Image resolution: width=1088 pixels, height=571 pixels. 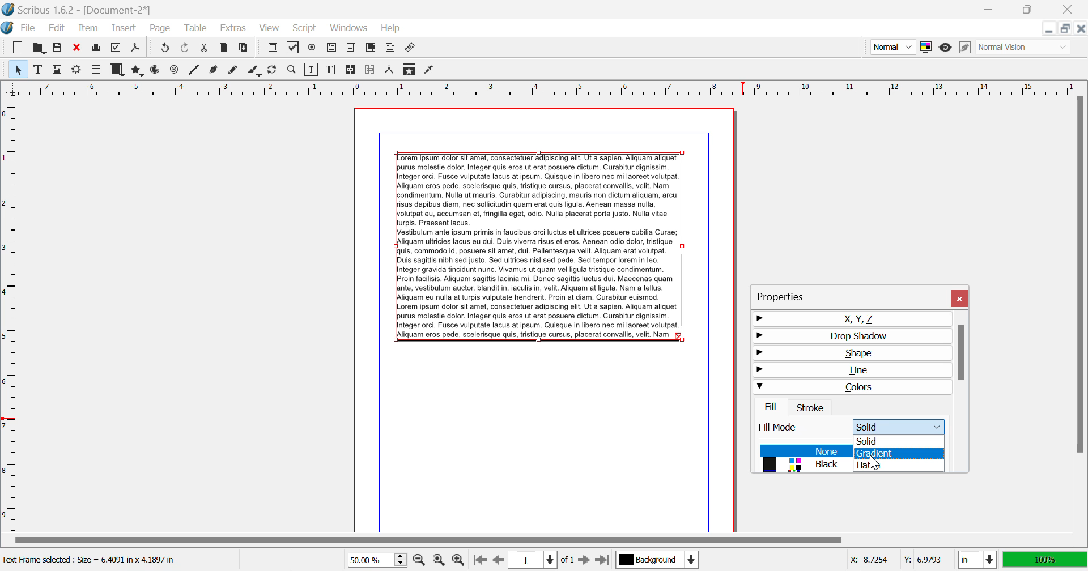 I want to click on Arcs, so click(x=156, y=71).